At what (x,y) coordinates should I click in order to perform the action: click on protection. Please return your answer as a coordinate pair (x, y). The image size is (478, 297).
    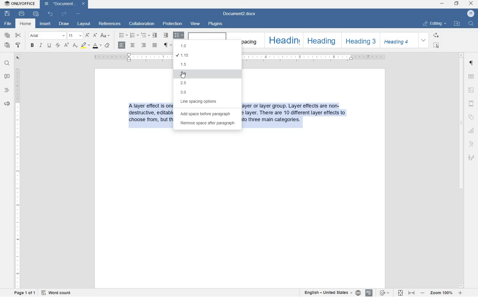
    Looking at the image, I should click on (172, 24).